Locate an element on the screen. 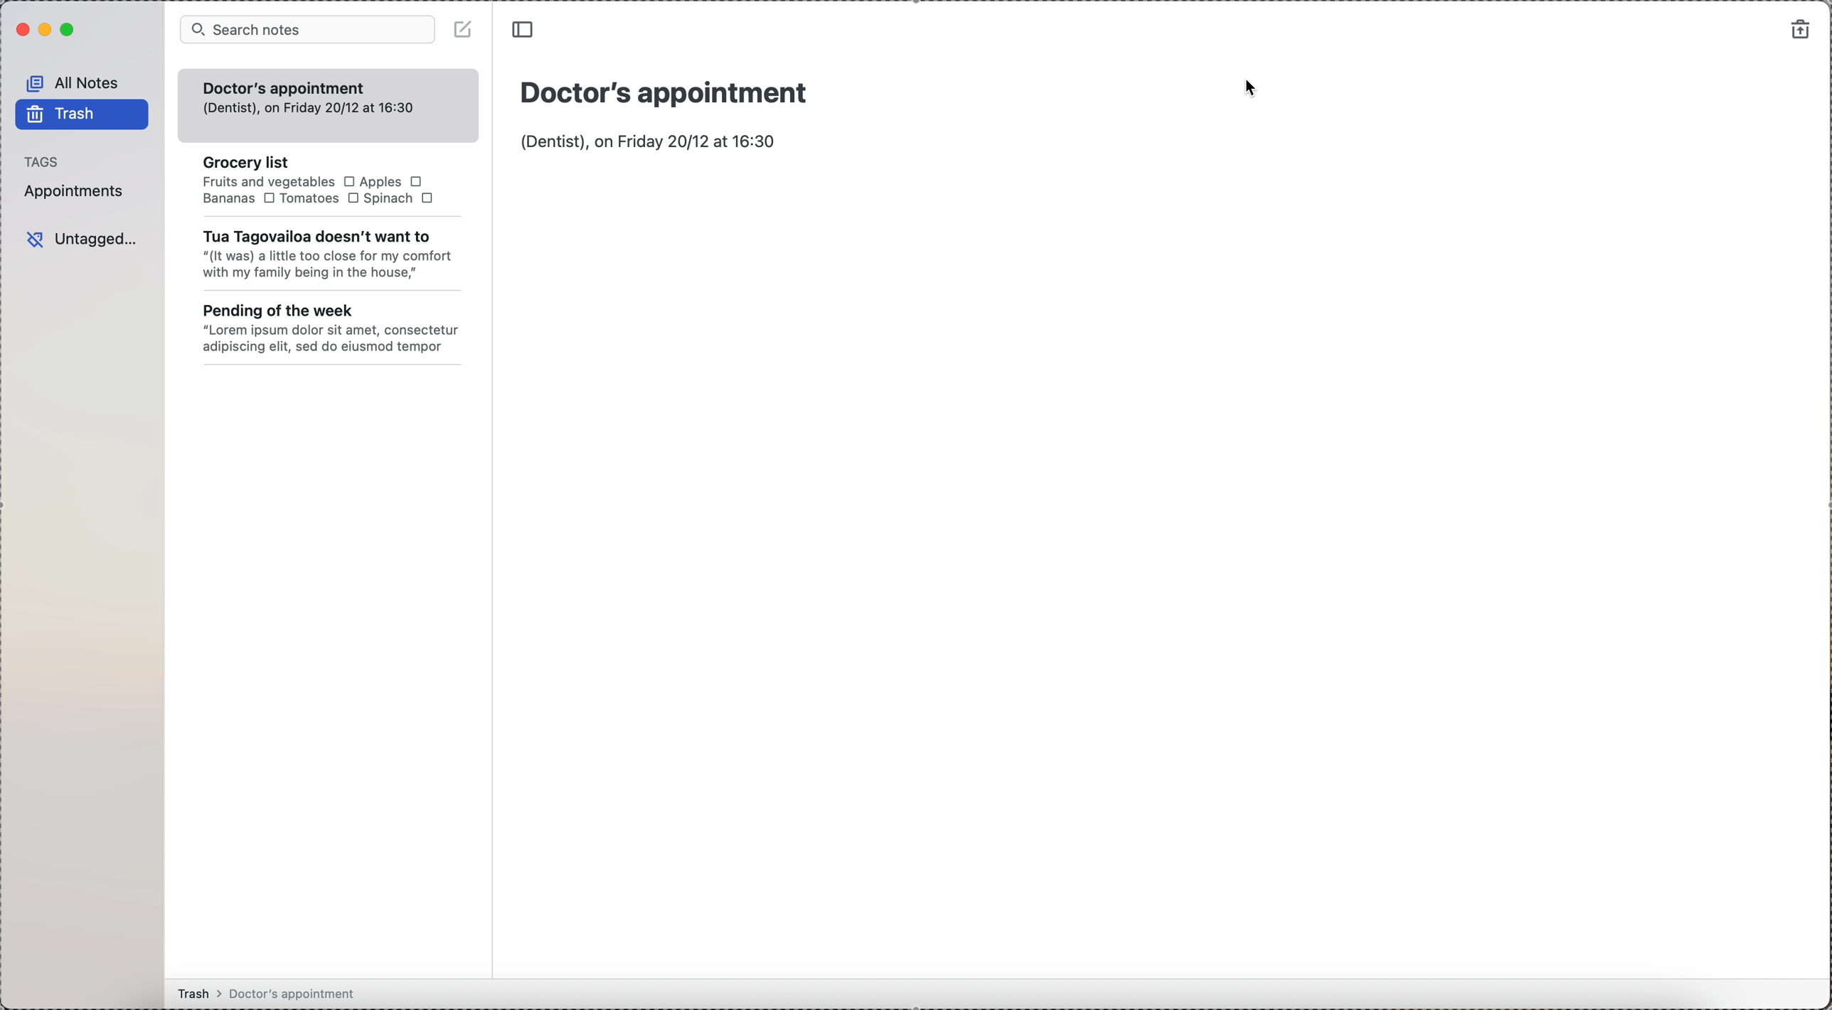  with my family being in the house is located at coordinates (311, 274).